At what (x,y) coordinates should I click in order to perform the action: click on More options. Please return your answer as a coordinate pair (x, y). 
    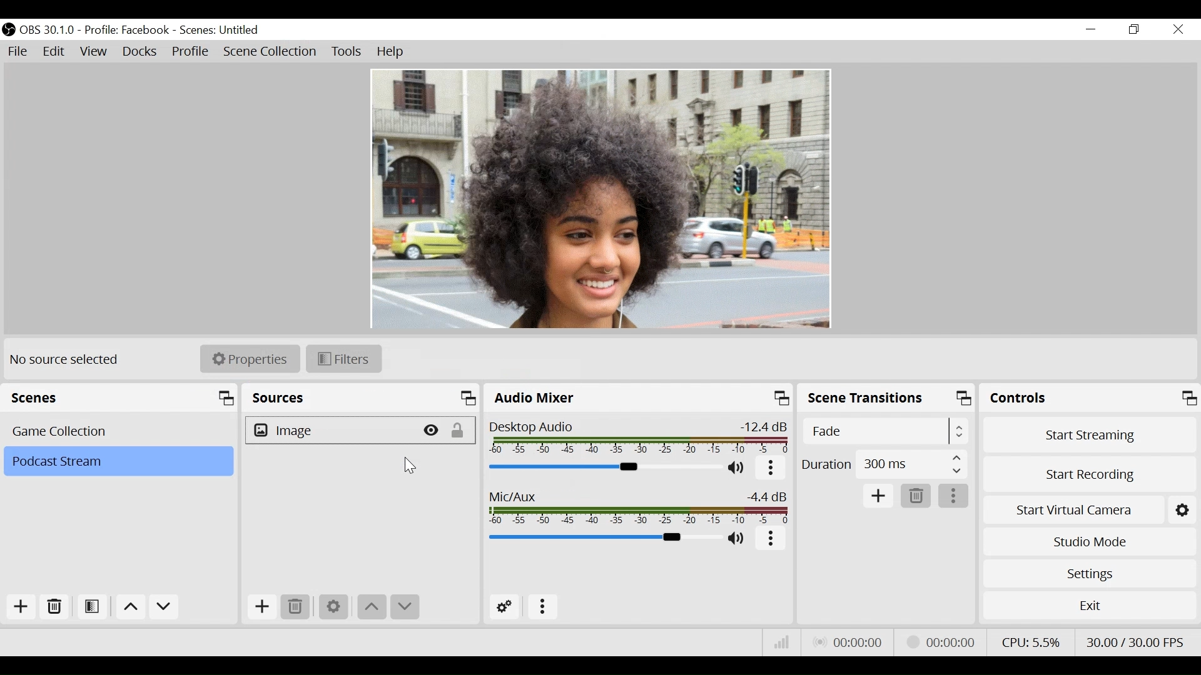
    Looking at the image, I should click on (954, 496).